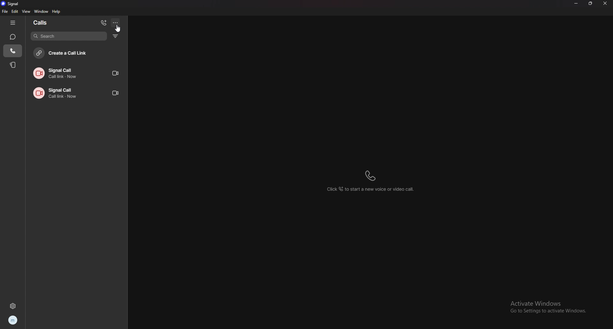 The height and width of the screenshot is (329, 613). I want to click on search, so click(69, 36).